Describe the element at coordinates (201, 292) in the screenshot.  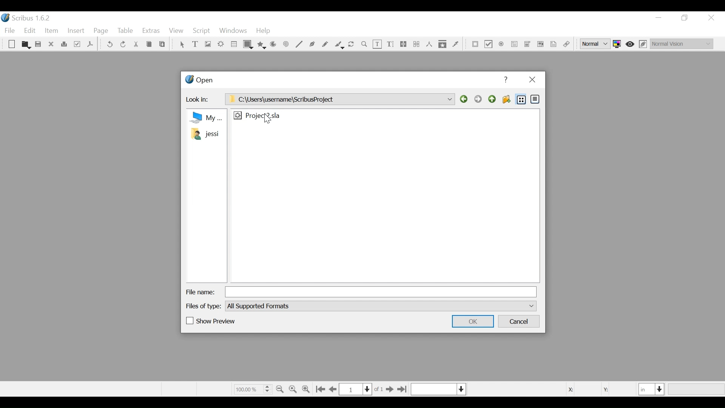
I see `File Name` at that location.